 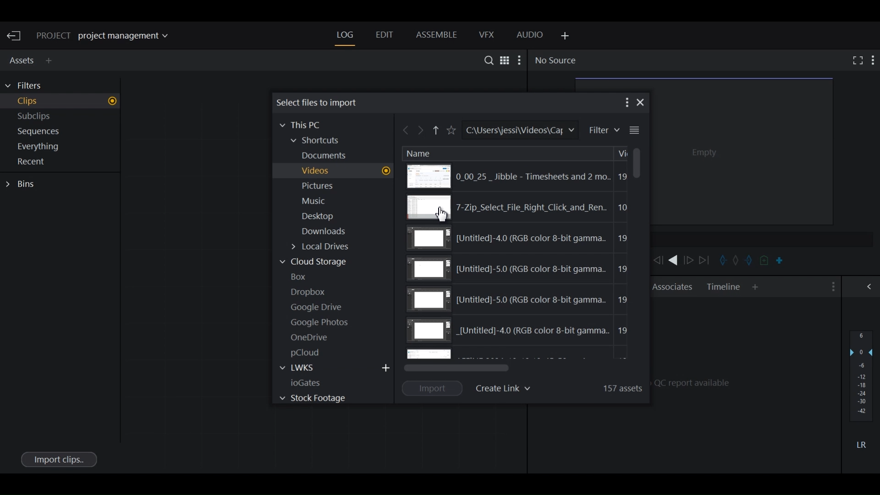 I want to click on Edit, so click(x=384, y=36).